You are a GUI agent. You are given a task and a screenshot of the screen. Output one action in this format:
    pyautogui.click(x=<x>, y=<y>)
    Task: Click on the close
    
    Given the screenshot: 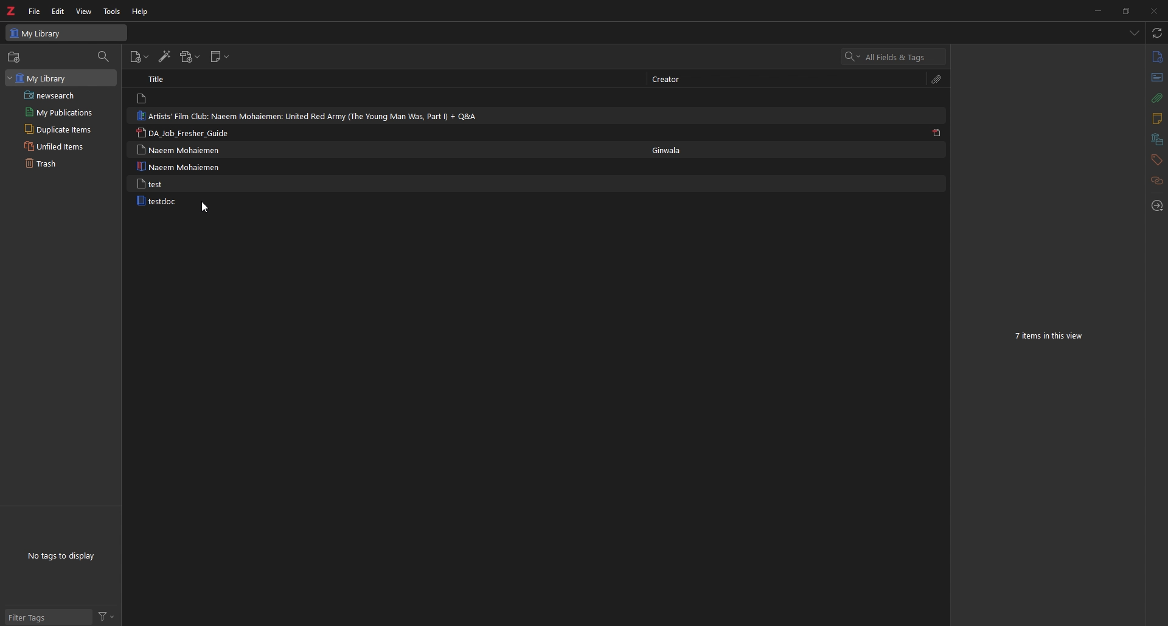 What is the action you would take?
    pyautogui.click(x=1153, y=10)
    